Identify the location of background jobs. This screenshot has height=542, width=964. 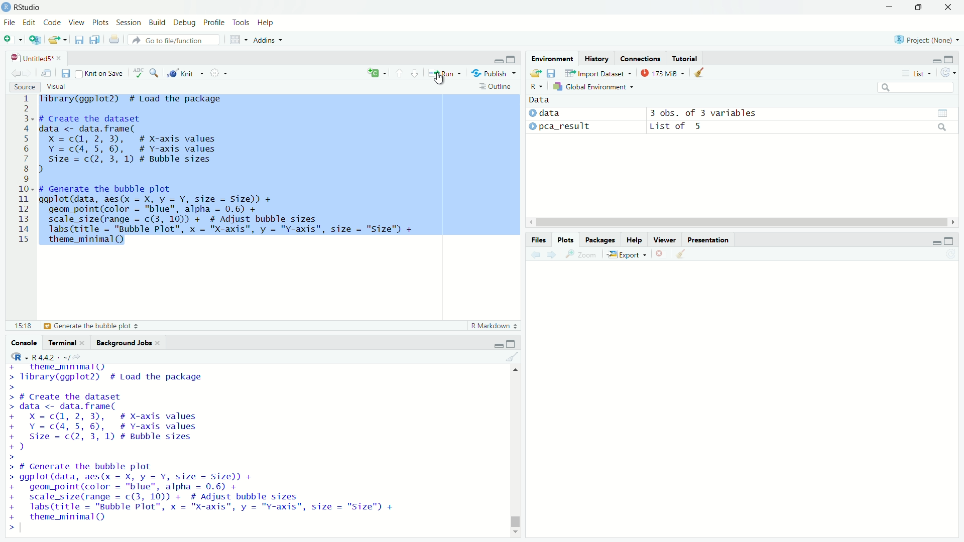
(129, 342).